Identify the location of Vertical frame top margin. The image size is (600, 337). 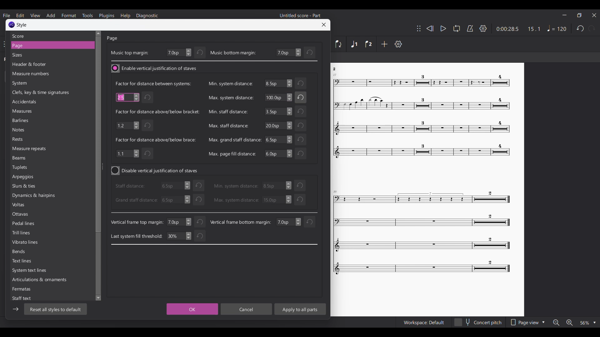
(137, 222).